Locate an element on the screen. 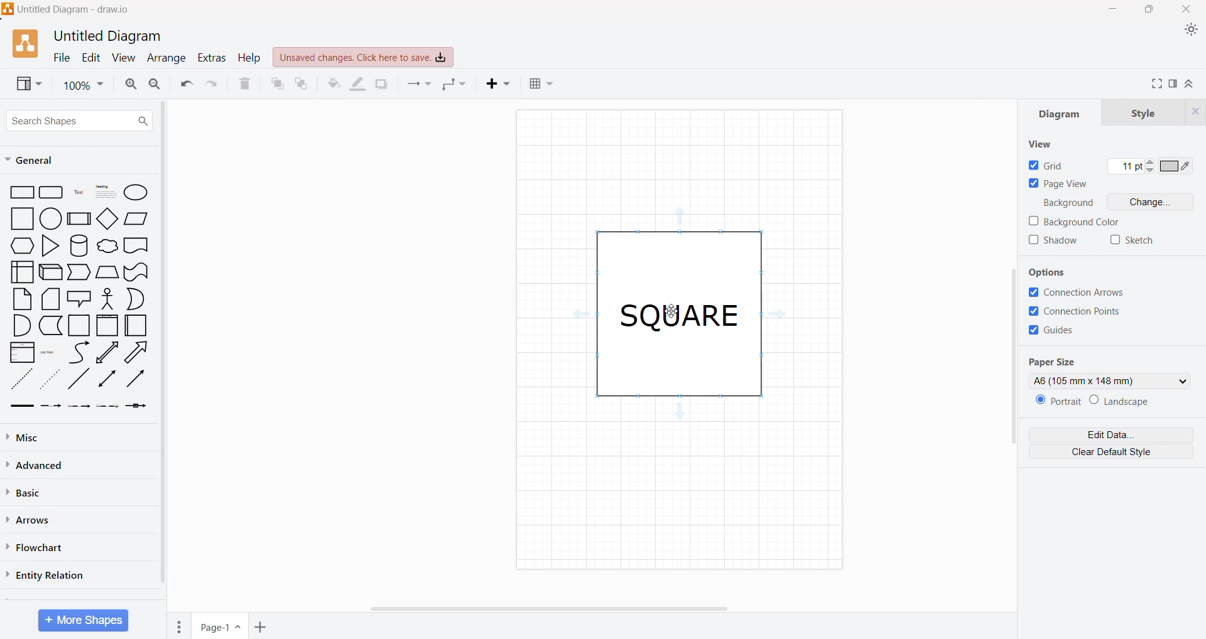 The height and width of the screenshot is (639, 1206). Format is located at coordinates (1173, 83).